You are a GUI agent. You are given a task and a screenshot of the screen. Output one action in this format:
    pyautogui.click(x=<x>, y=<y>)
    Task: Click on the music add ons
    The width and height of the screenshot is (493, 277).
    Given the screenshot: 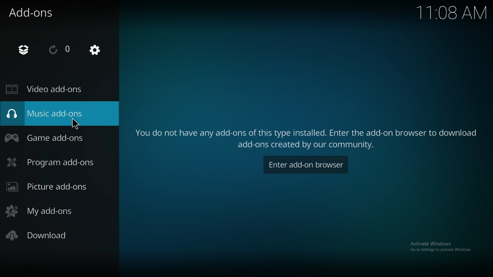 What is the action you would take?
    pyautogui.click(x=53, y=113)
    